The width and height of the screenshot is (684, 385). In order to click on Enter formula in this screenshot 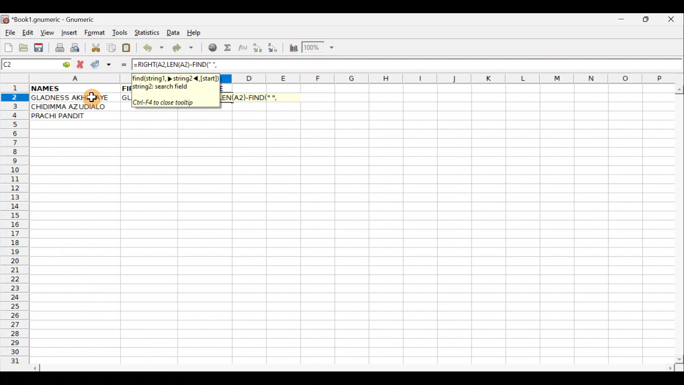, I will do `click(120, 65)`.